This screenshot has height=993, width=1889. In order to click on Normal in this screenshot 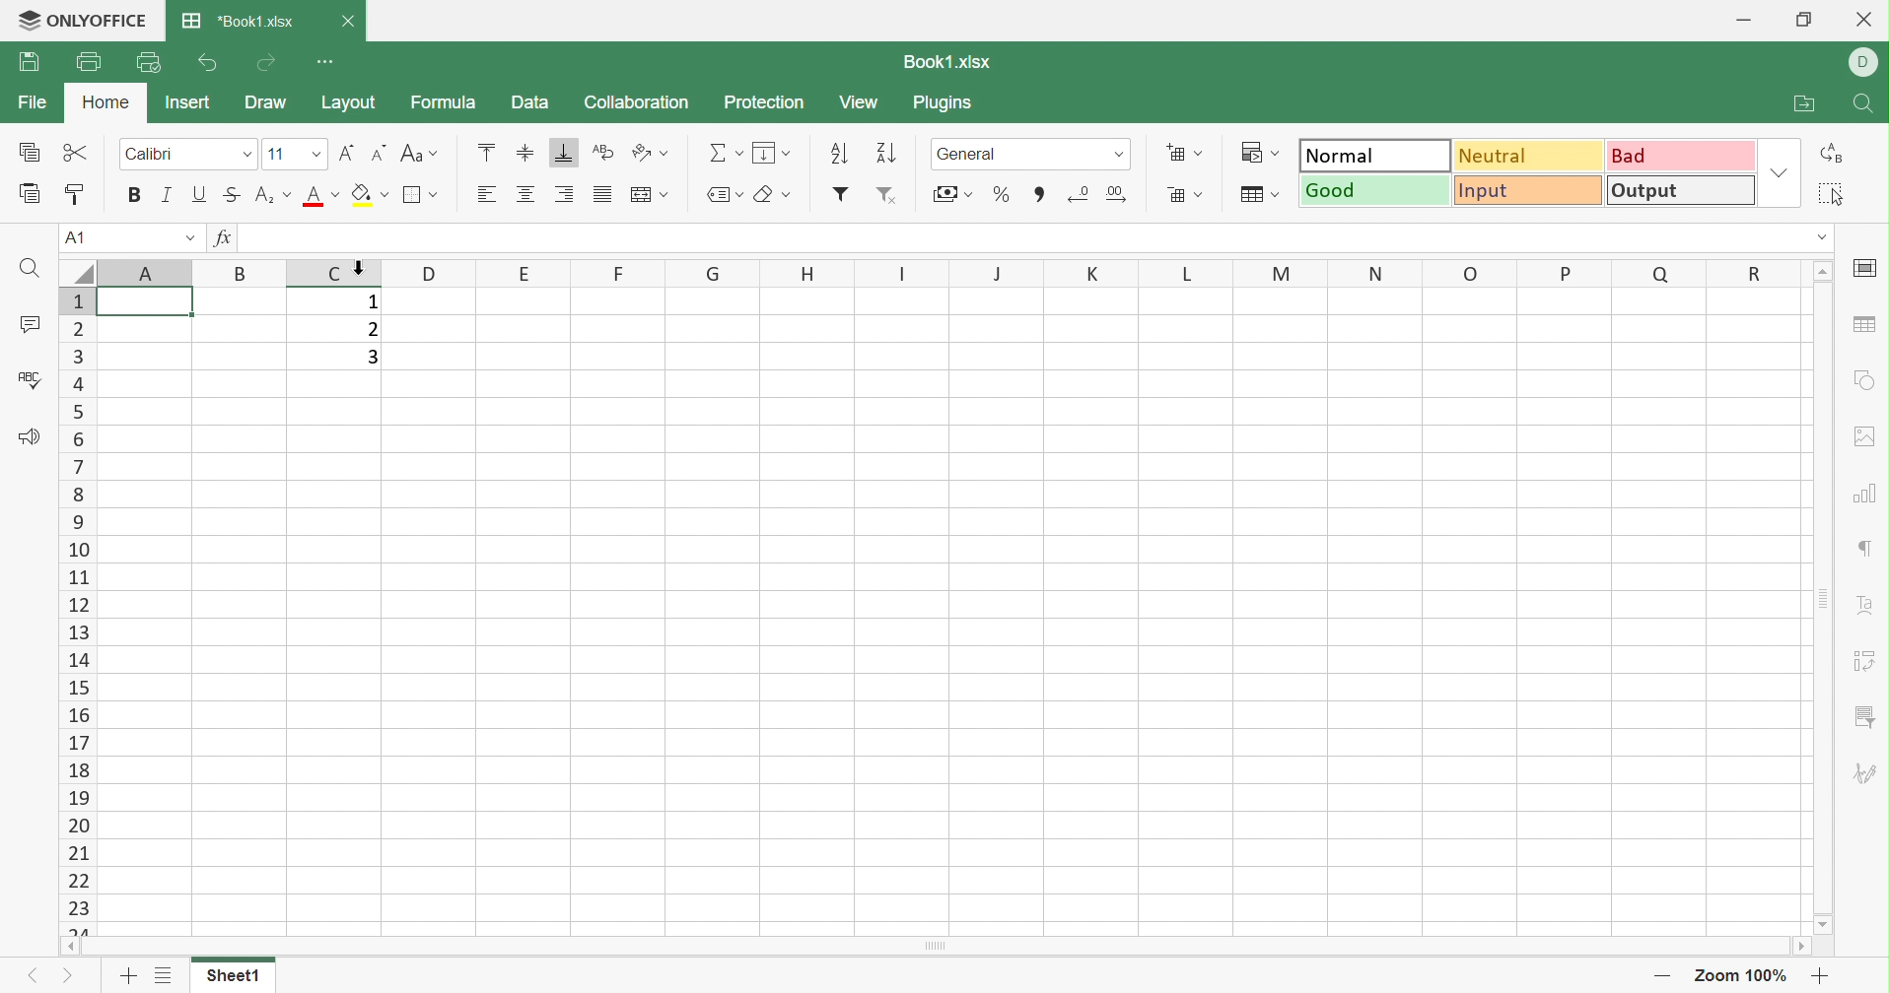, I will do `click(1374, 155)`.